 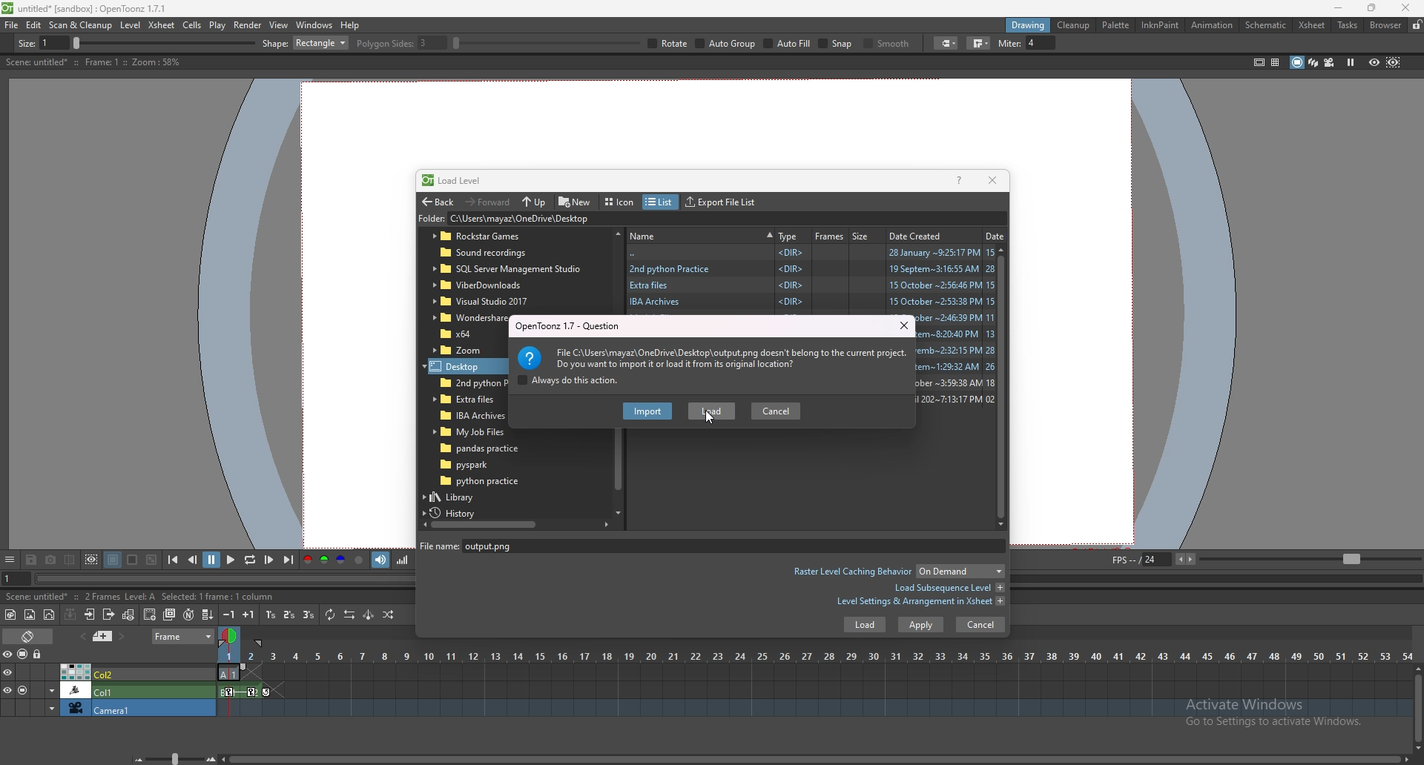 I want to click on time scale, so click(x=815, y=656).